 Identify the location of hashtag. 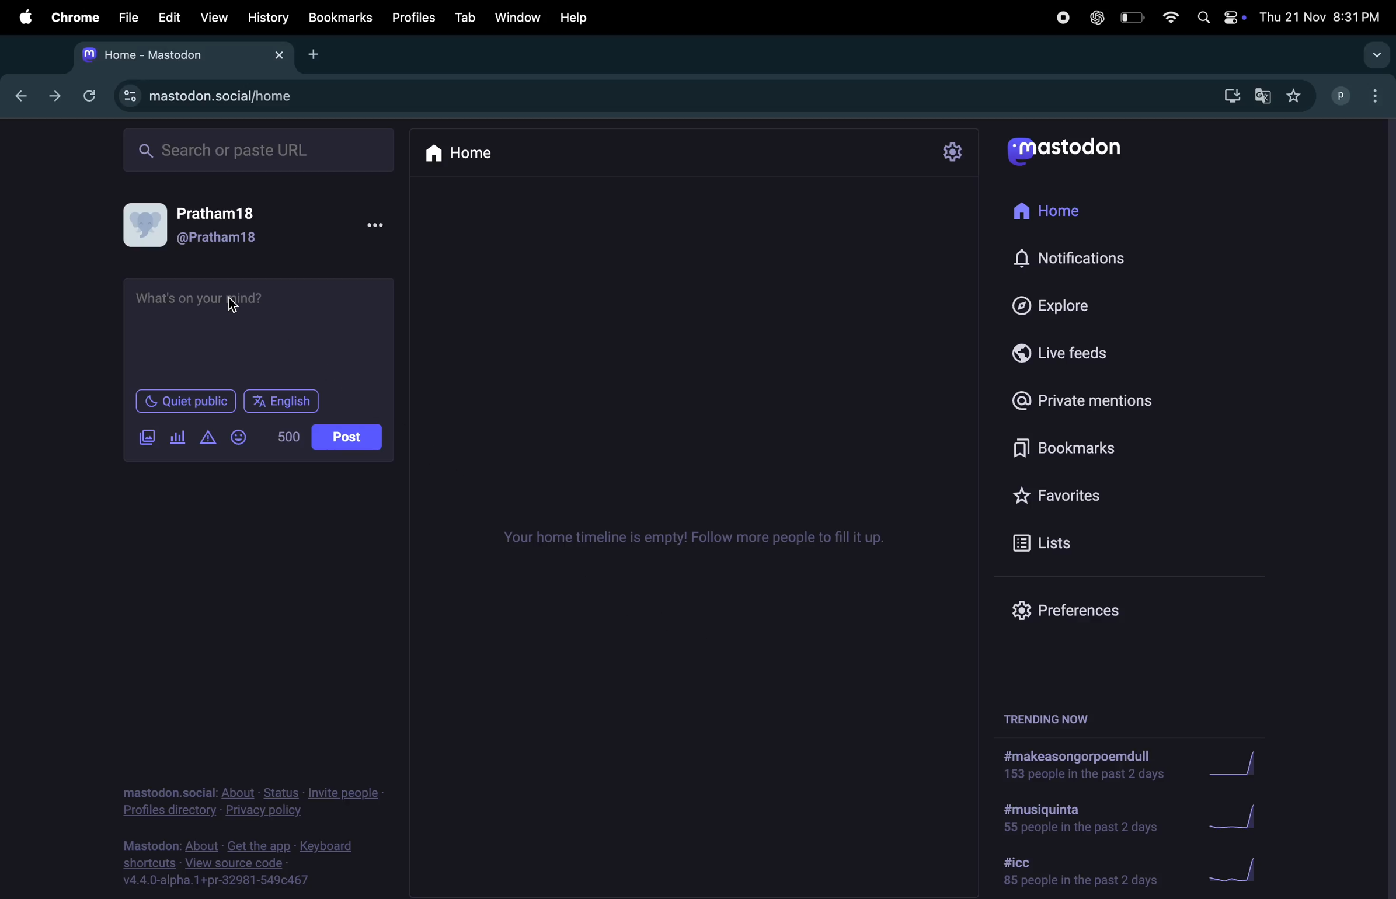
(1081, 762).